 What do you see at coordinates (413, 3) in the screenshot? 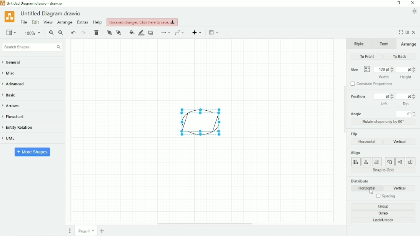
I see `Close` at bounding box center [413, 3].